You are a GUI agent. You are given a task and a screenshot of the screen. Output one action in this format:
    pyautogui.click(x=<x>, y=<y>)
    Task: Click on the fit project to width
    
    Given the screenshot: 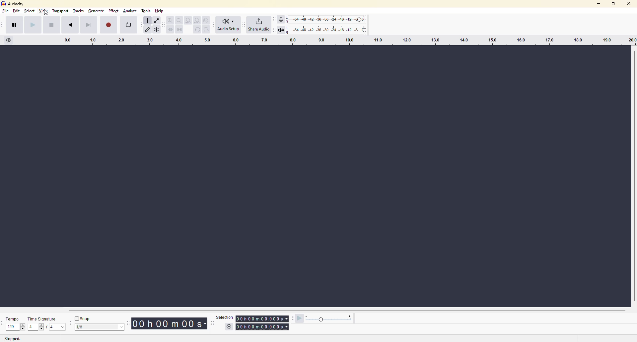 What is the action you would take?
    pyautogui.click(x=198, y=20)
    